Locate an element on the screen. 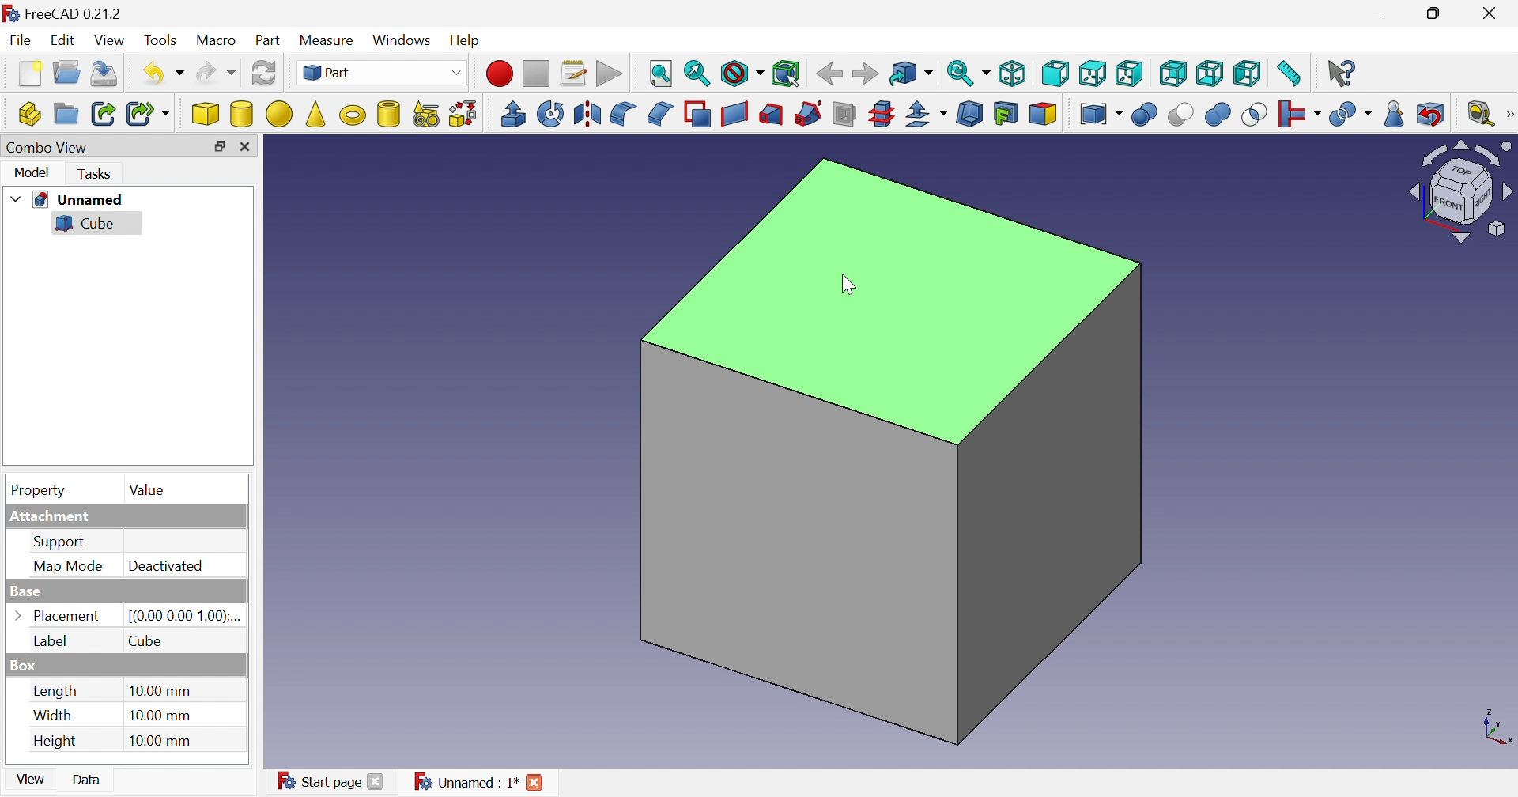 Image resolution: width=1518 pixels, height=797 pixels. Chamfer is located at coordinates (663, 114).